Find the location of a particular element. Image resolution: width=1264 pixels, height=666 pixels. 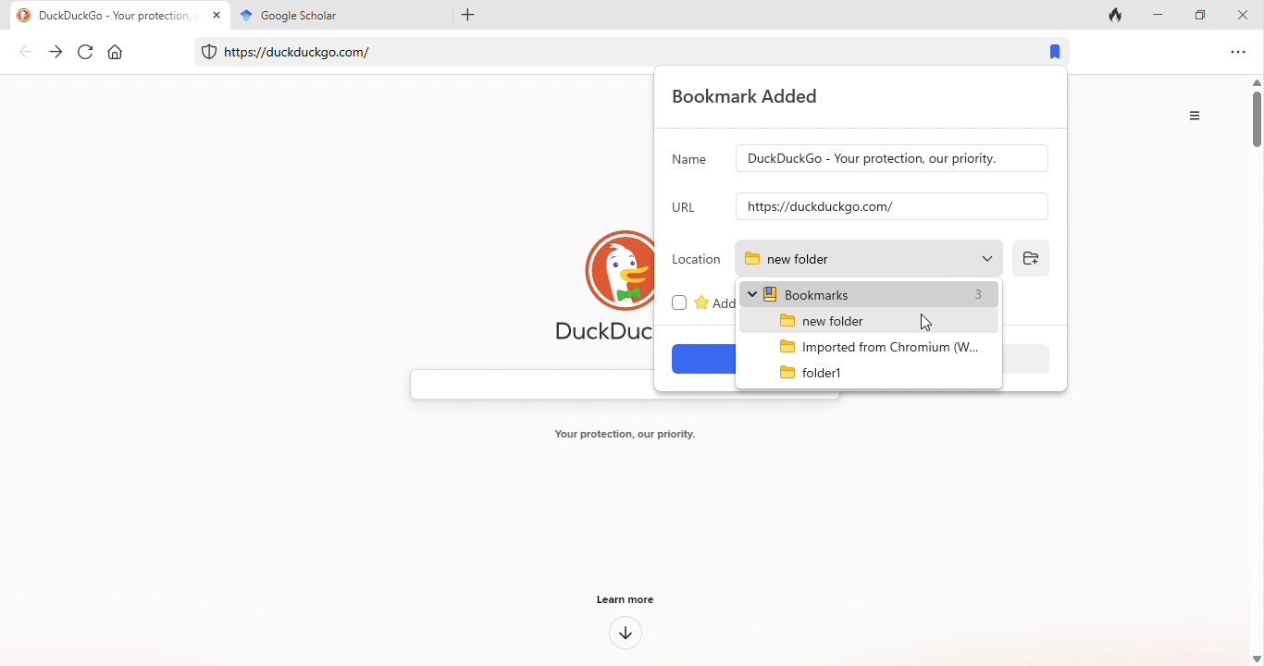

title is located at coordinates (335, 14).